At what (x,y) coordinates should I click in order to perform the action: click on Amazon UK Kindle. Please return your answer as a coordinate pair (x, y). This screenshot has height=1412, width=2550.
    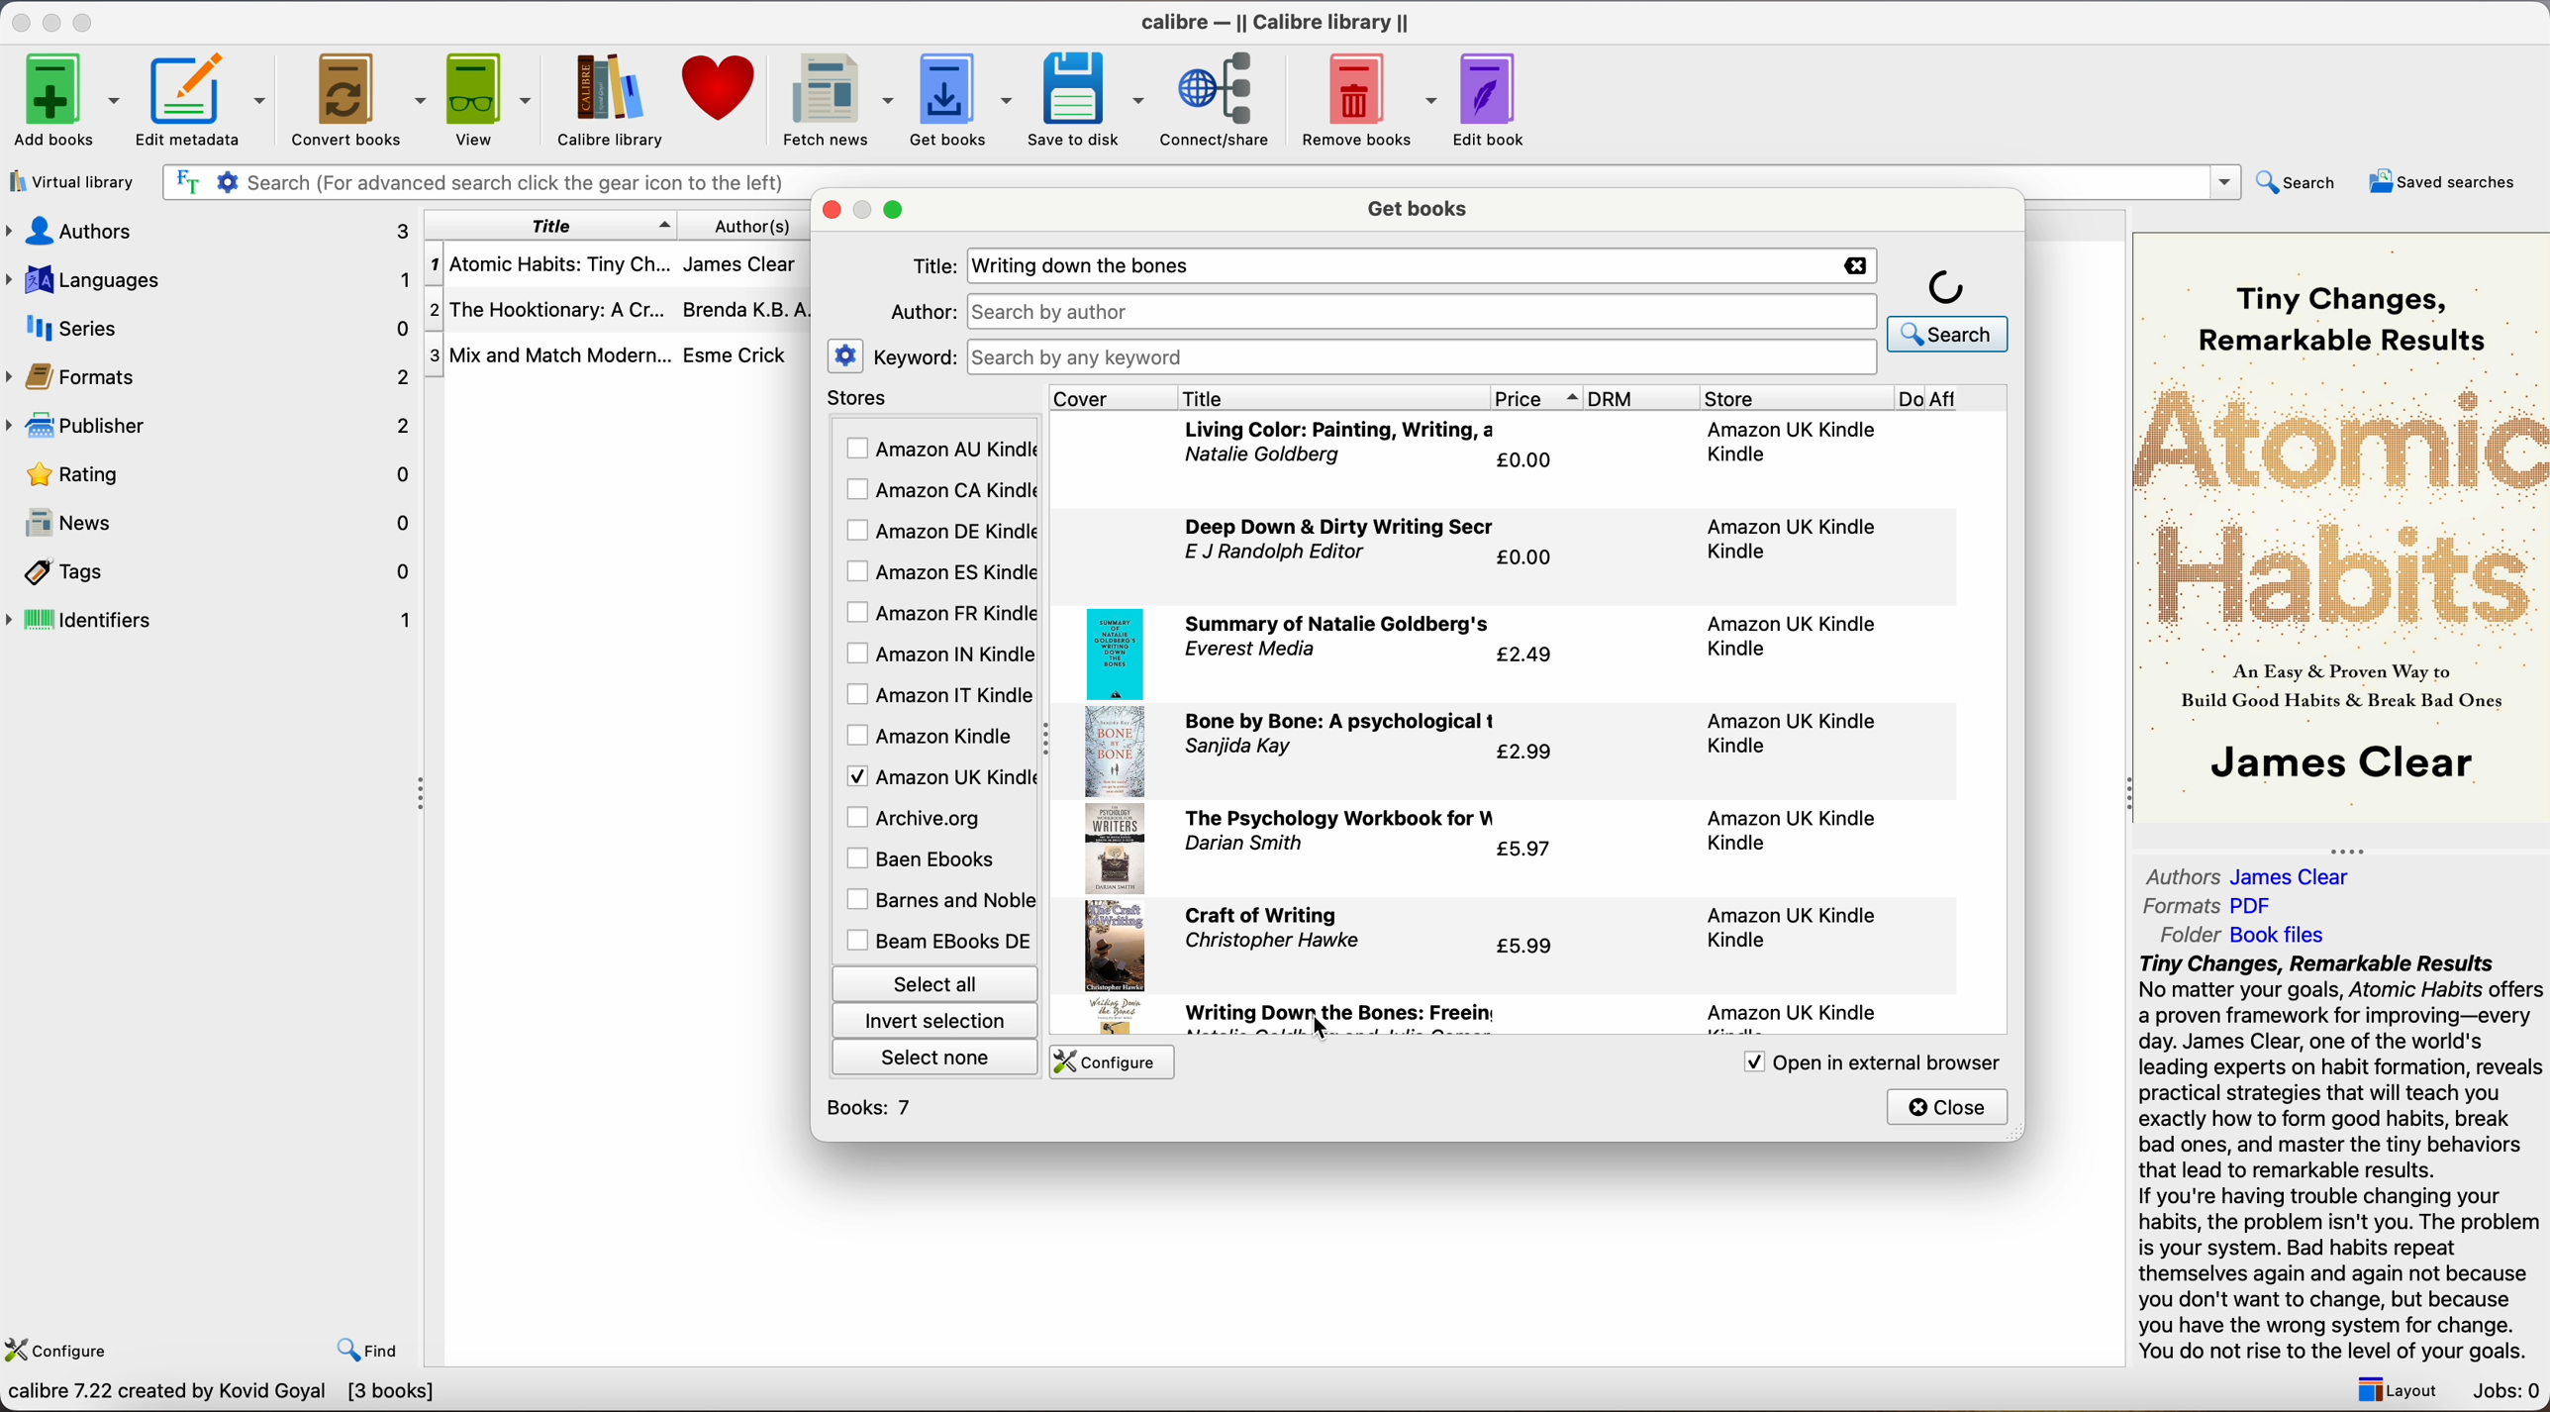
    Looking at the image, I should click on (937, 775).